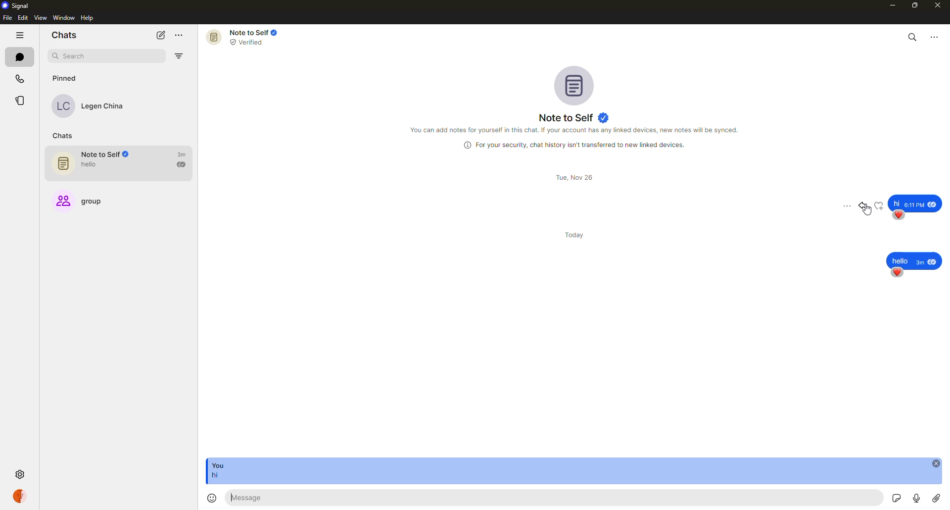 The height and width of the screenshot is (510, 950). What do you see at coordinates (577, 130) in the screenshot?
I see `info` at bounding box center [577, 130].